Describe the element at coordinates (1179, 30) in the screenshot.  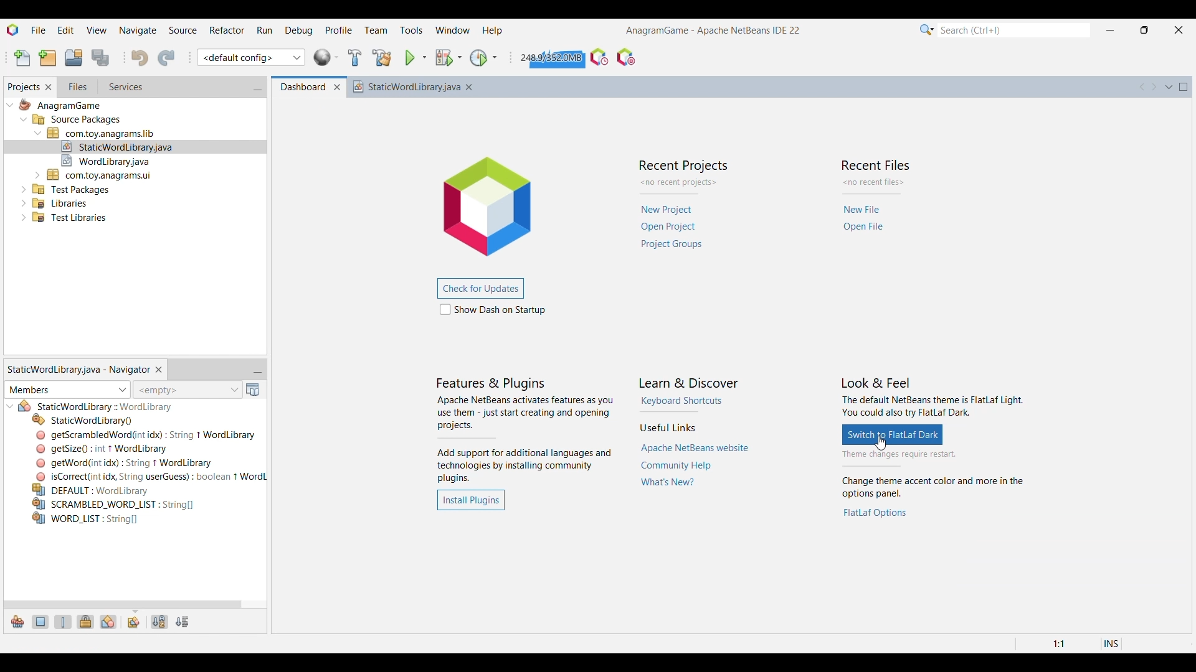
I see `Close interface` at that location.